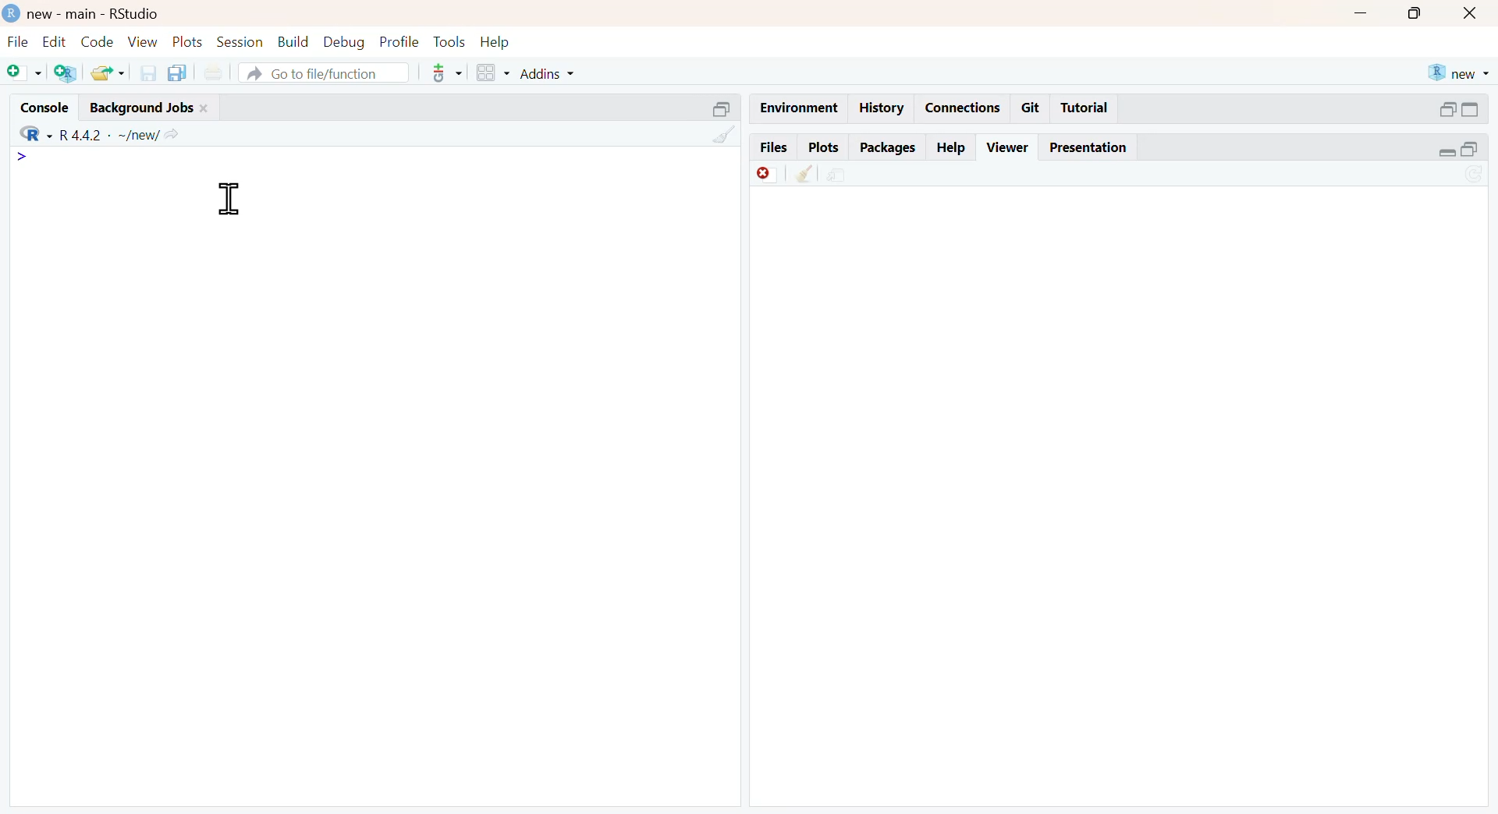 The image size is (1498, 814). What do you see at coordinates (1446, 152) in the screenshot?
I see `expand/collapse ` at bounding box center [1446, 152].